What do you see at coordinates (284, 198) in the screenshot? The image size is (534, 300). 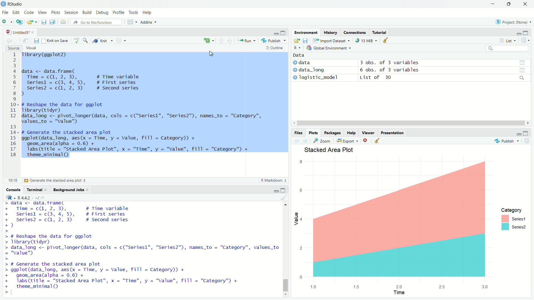 I see `clear` at bounding box center [284, 198].